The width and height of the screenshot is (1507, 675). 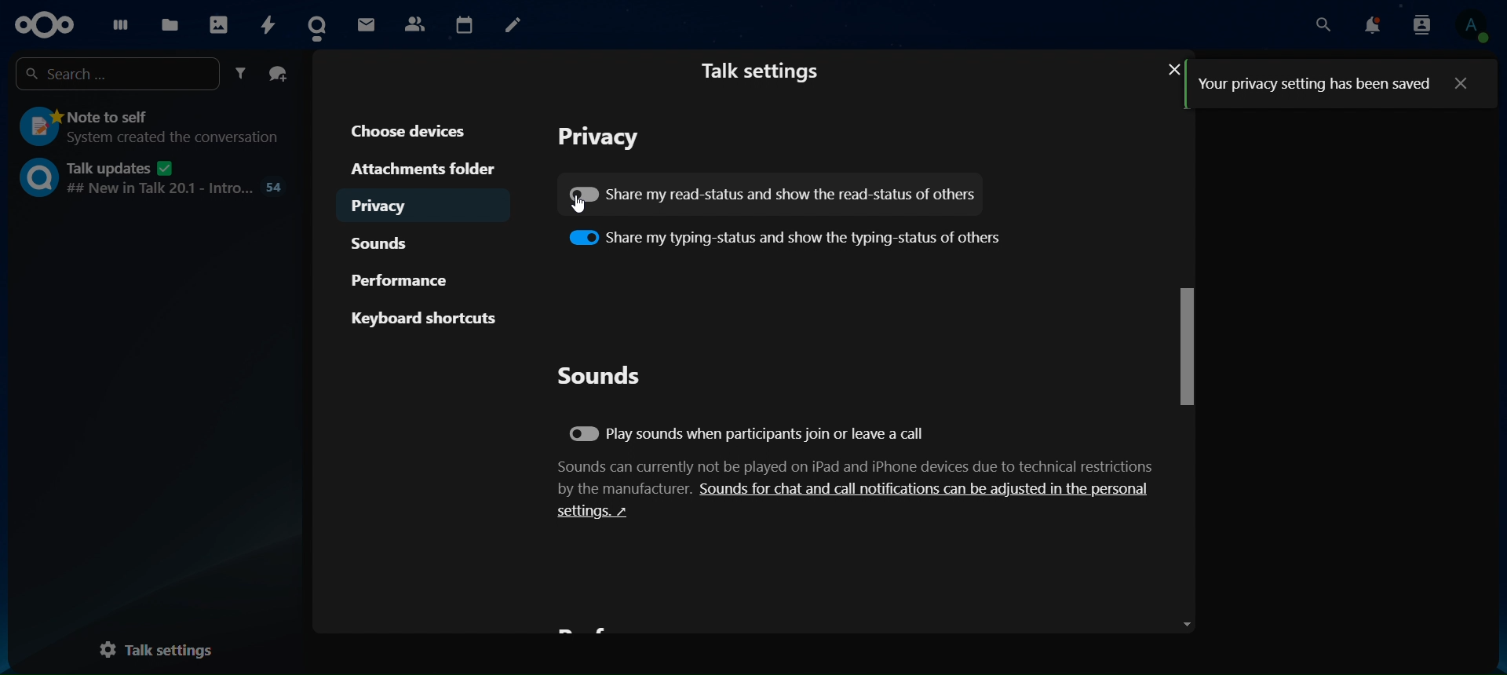 I want to click on notes, so click(x=512, y=25).